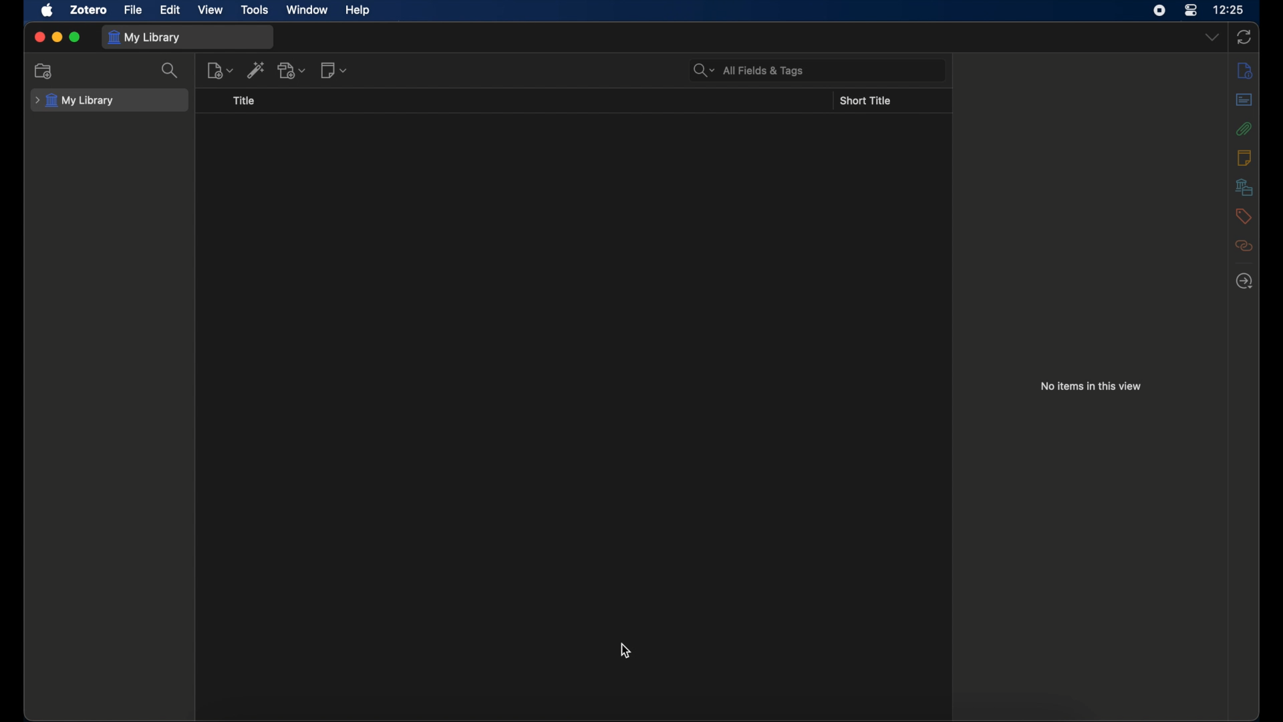 This screenshot has height=722, width=1283. Describe the element at coordinates (293, 71) in the screenshot. I see `add attachments` at that location.